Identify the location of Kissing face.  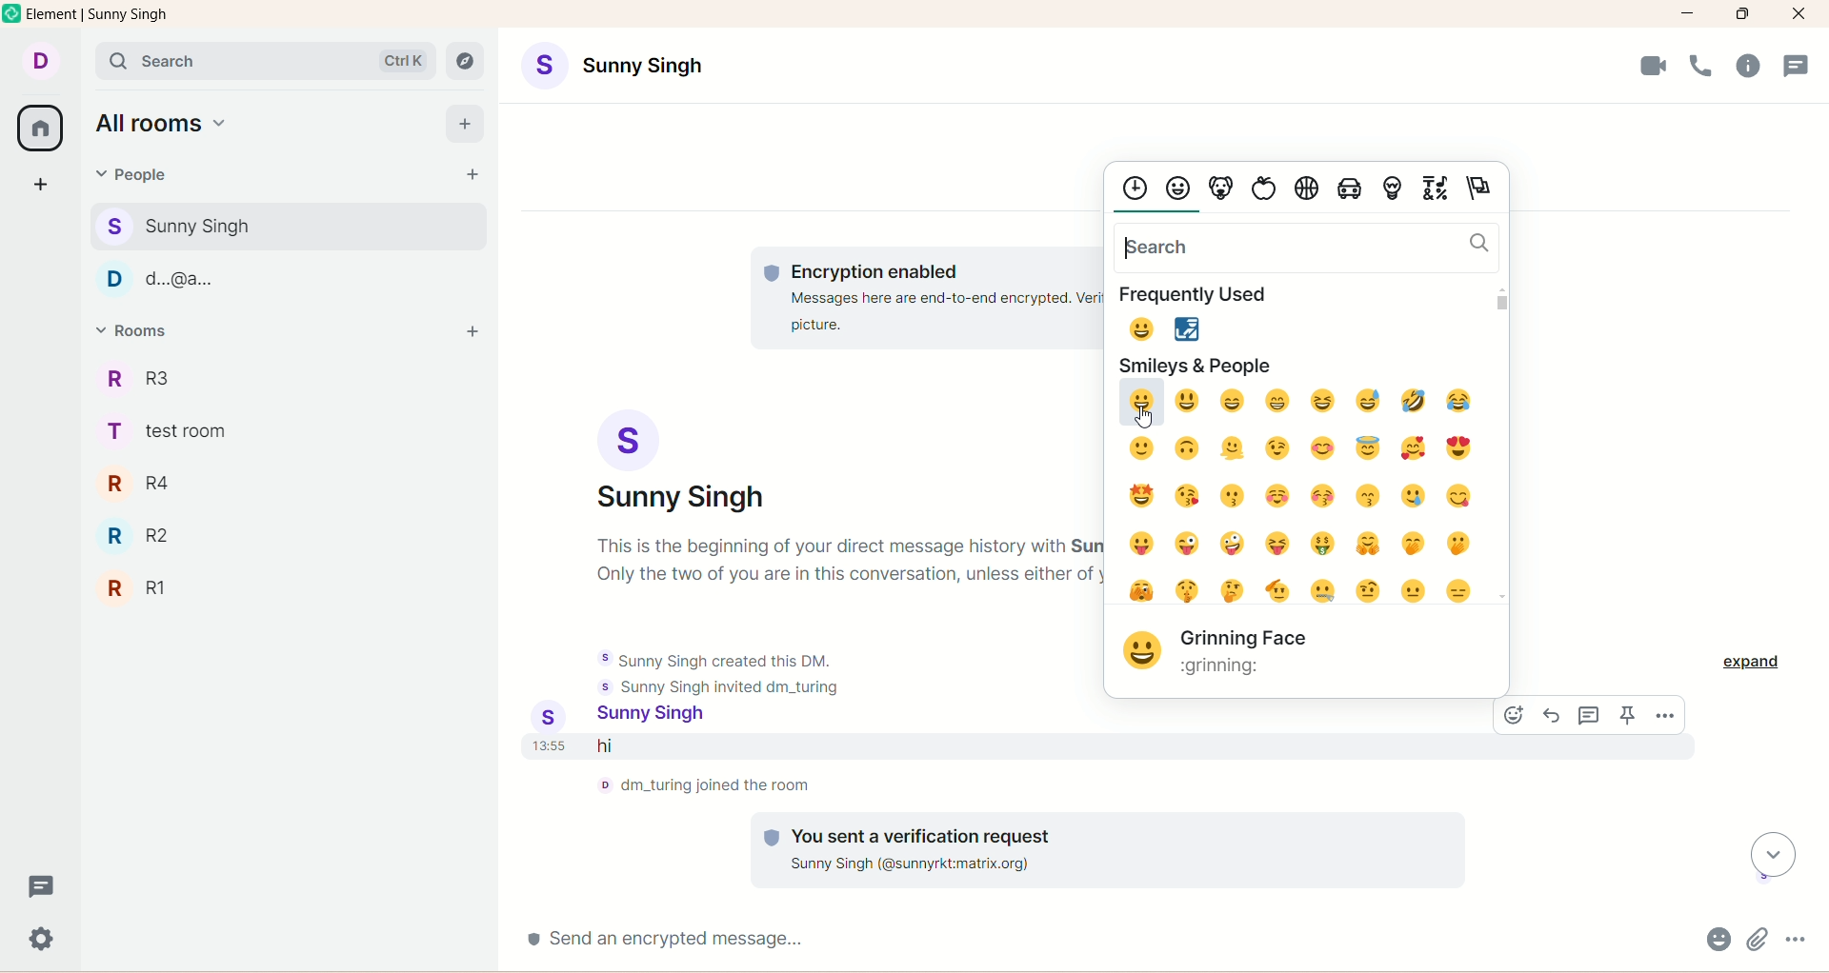
(1234, 496).